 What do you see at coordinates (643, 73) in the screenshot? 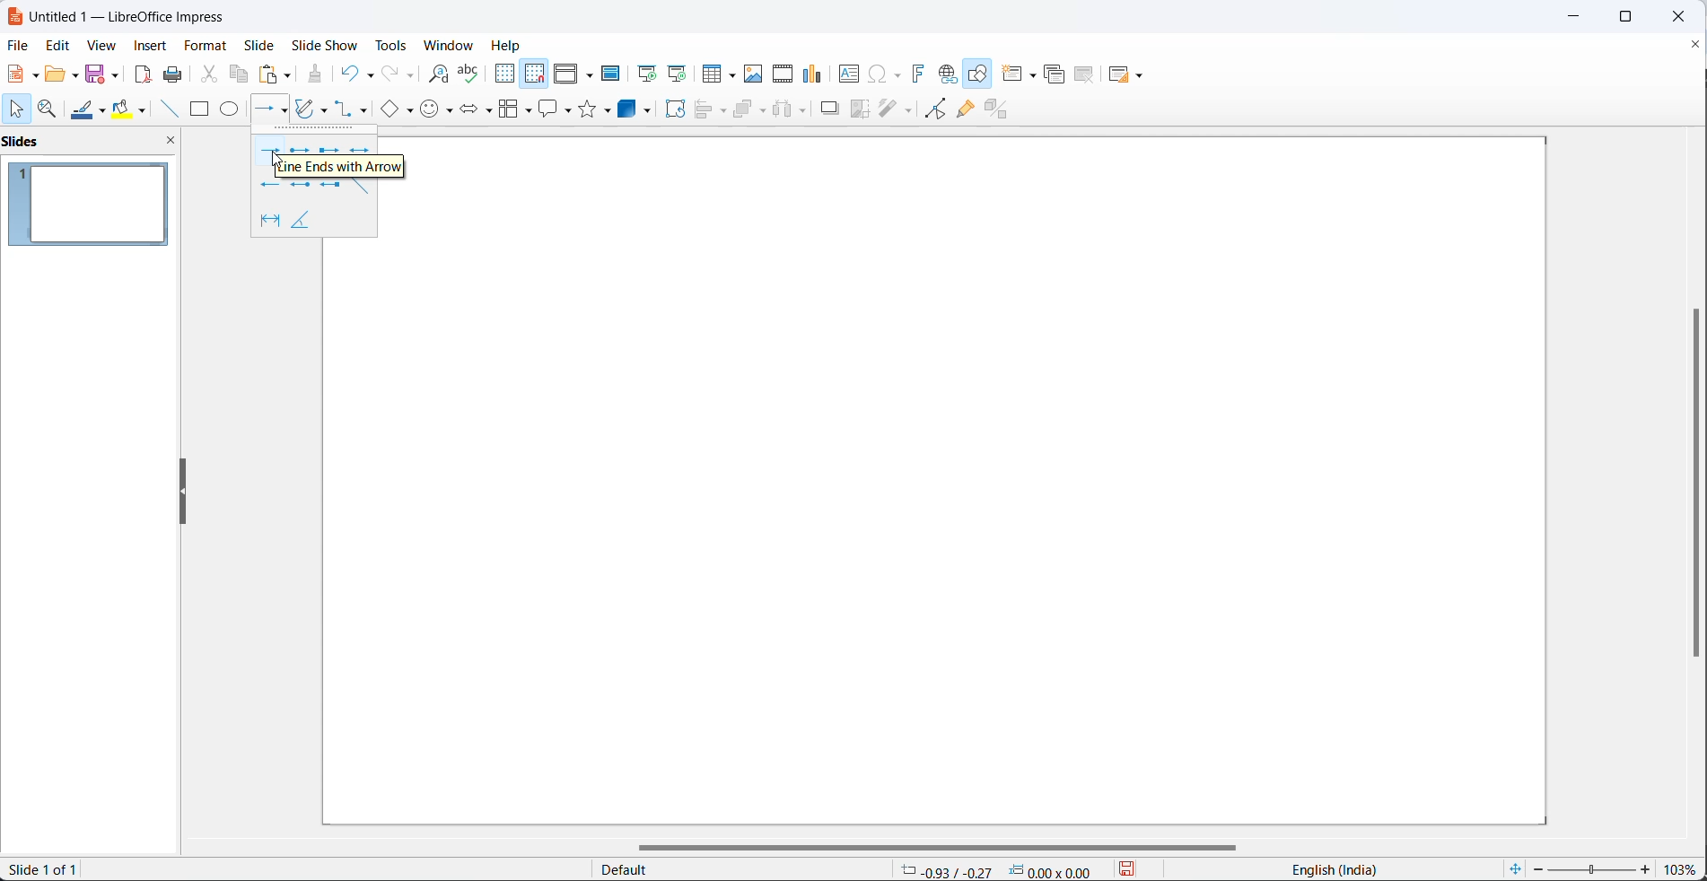
I see `start from first slide` at bounding box center [643, 73].